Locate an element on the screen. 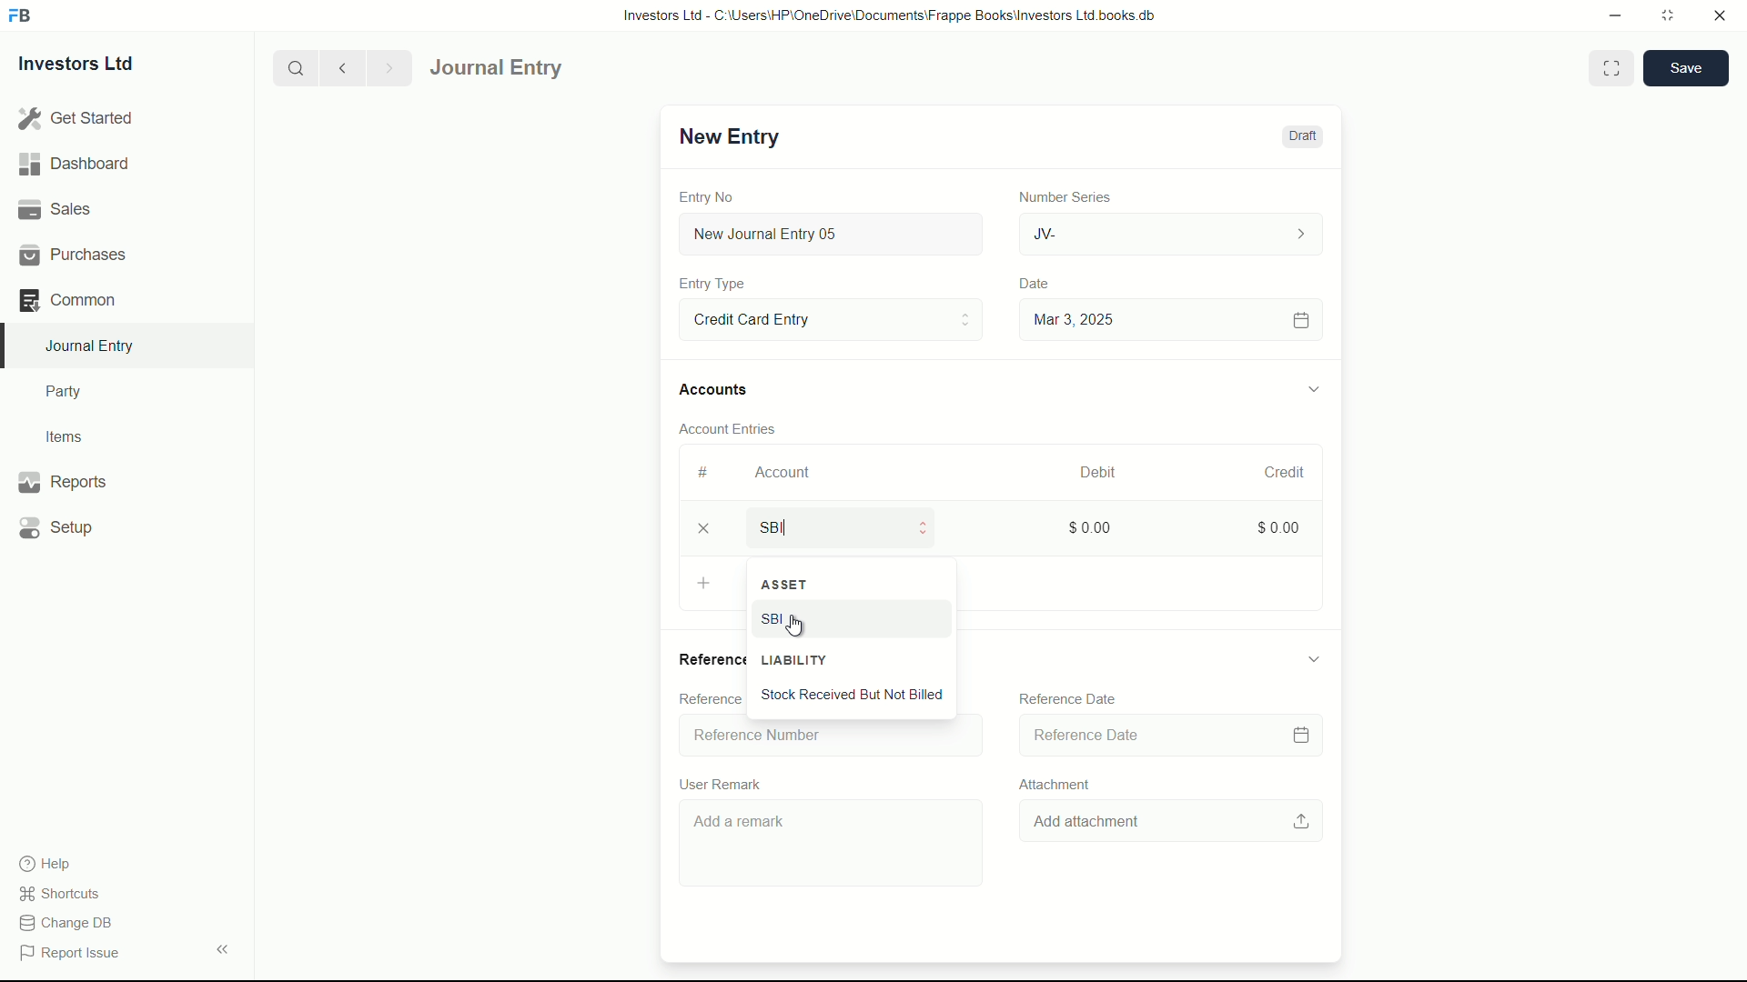 Image resolution: width=1747 pixels, height=982 pixels. Entry Type is located at coordinates (712, 284).